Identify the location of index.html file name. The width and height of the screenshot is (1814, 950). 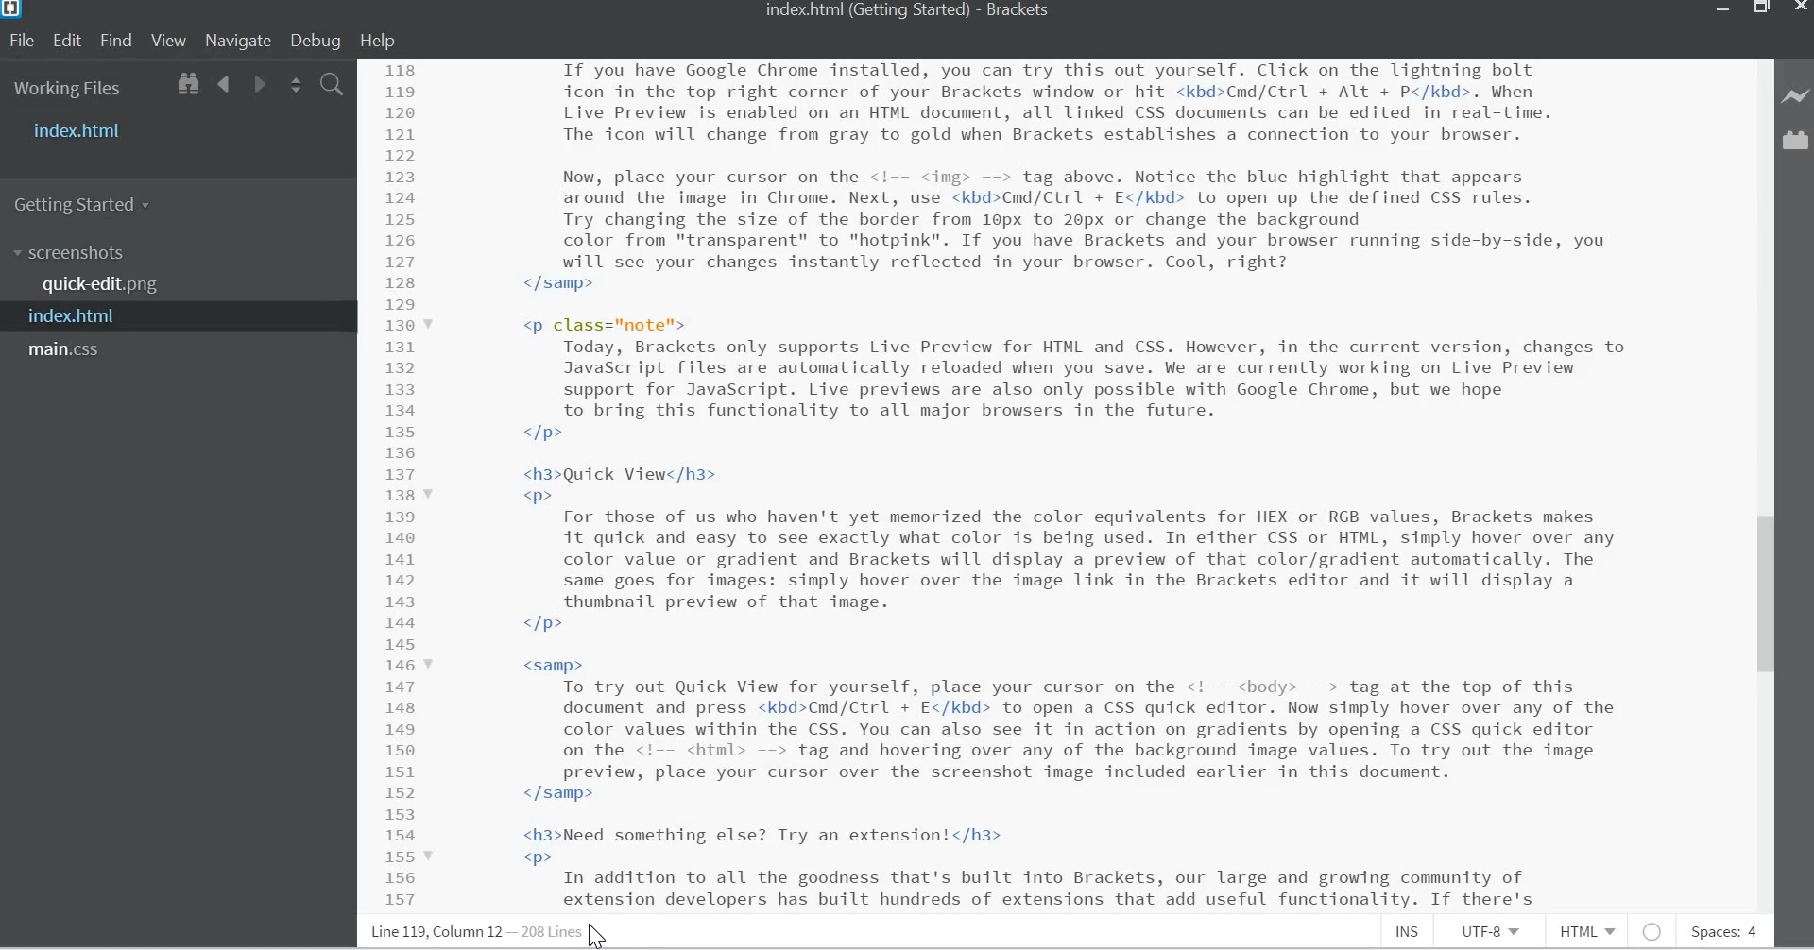
(861, 10).